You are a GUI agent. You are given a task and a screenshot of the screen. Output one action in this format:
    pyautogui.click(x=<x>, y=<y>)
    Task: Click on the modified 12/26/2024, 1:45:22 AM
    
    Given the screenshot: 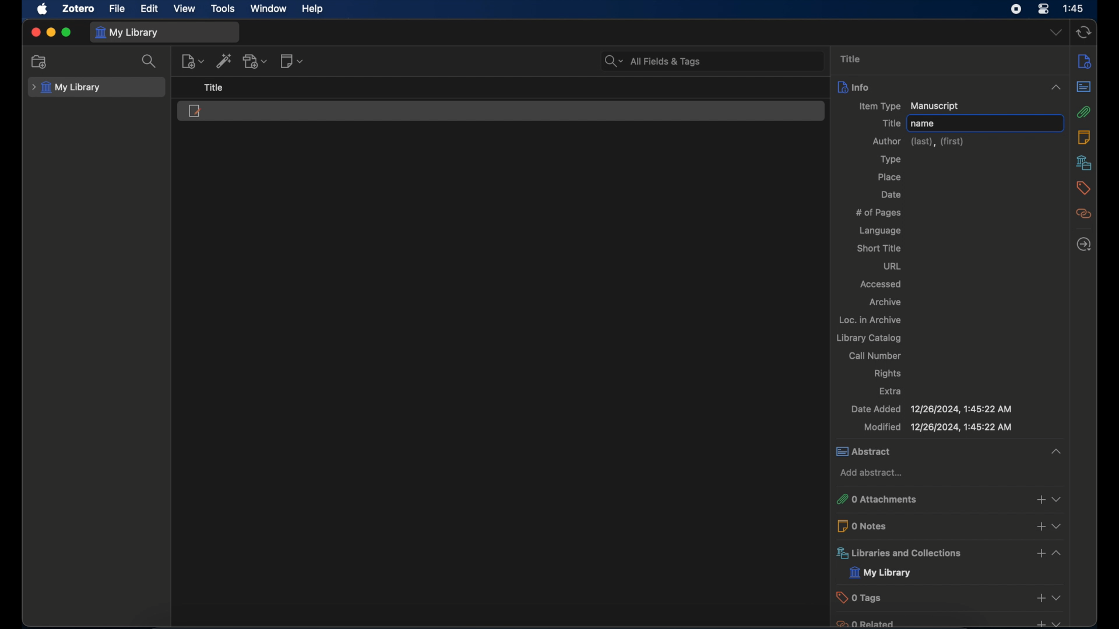 What is the action you would take?
    pyautogui.click(x=938, y=427)
    